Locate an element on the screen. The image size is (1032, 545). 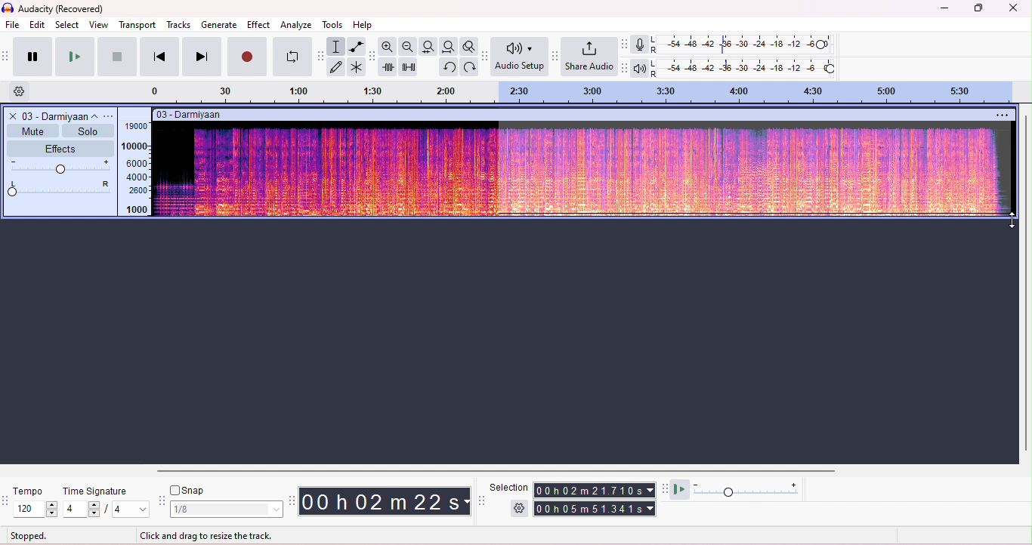
tempo is located at coordinates (29, 491).